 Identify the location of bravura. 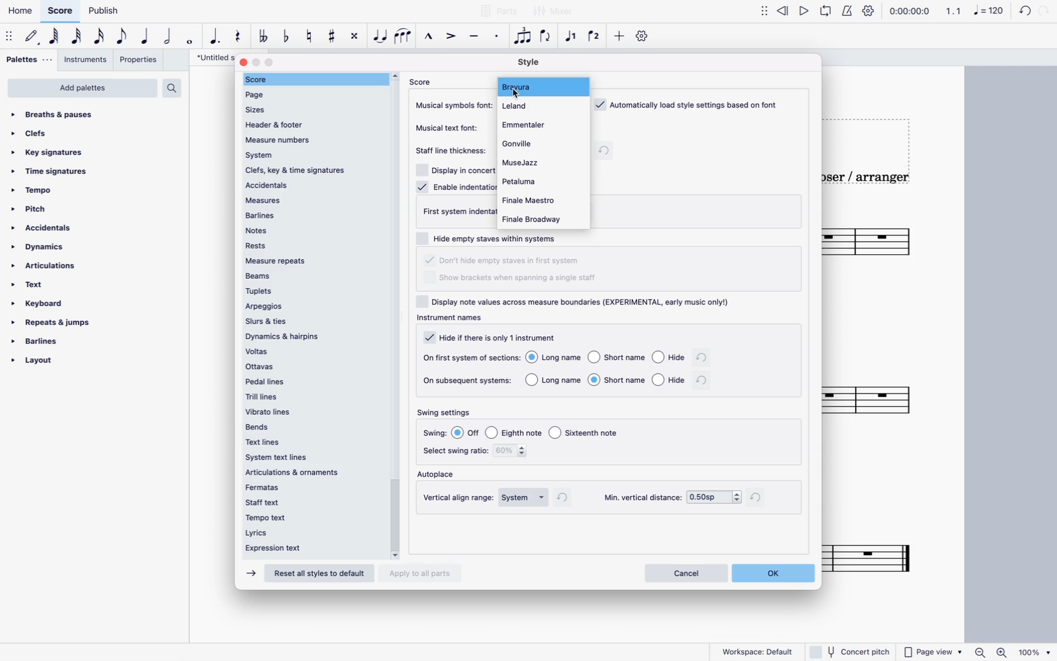
(539, 87).